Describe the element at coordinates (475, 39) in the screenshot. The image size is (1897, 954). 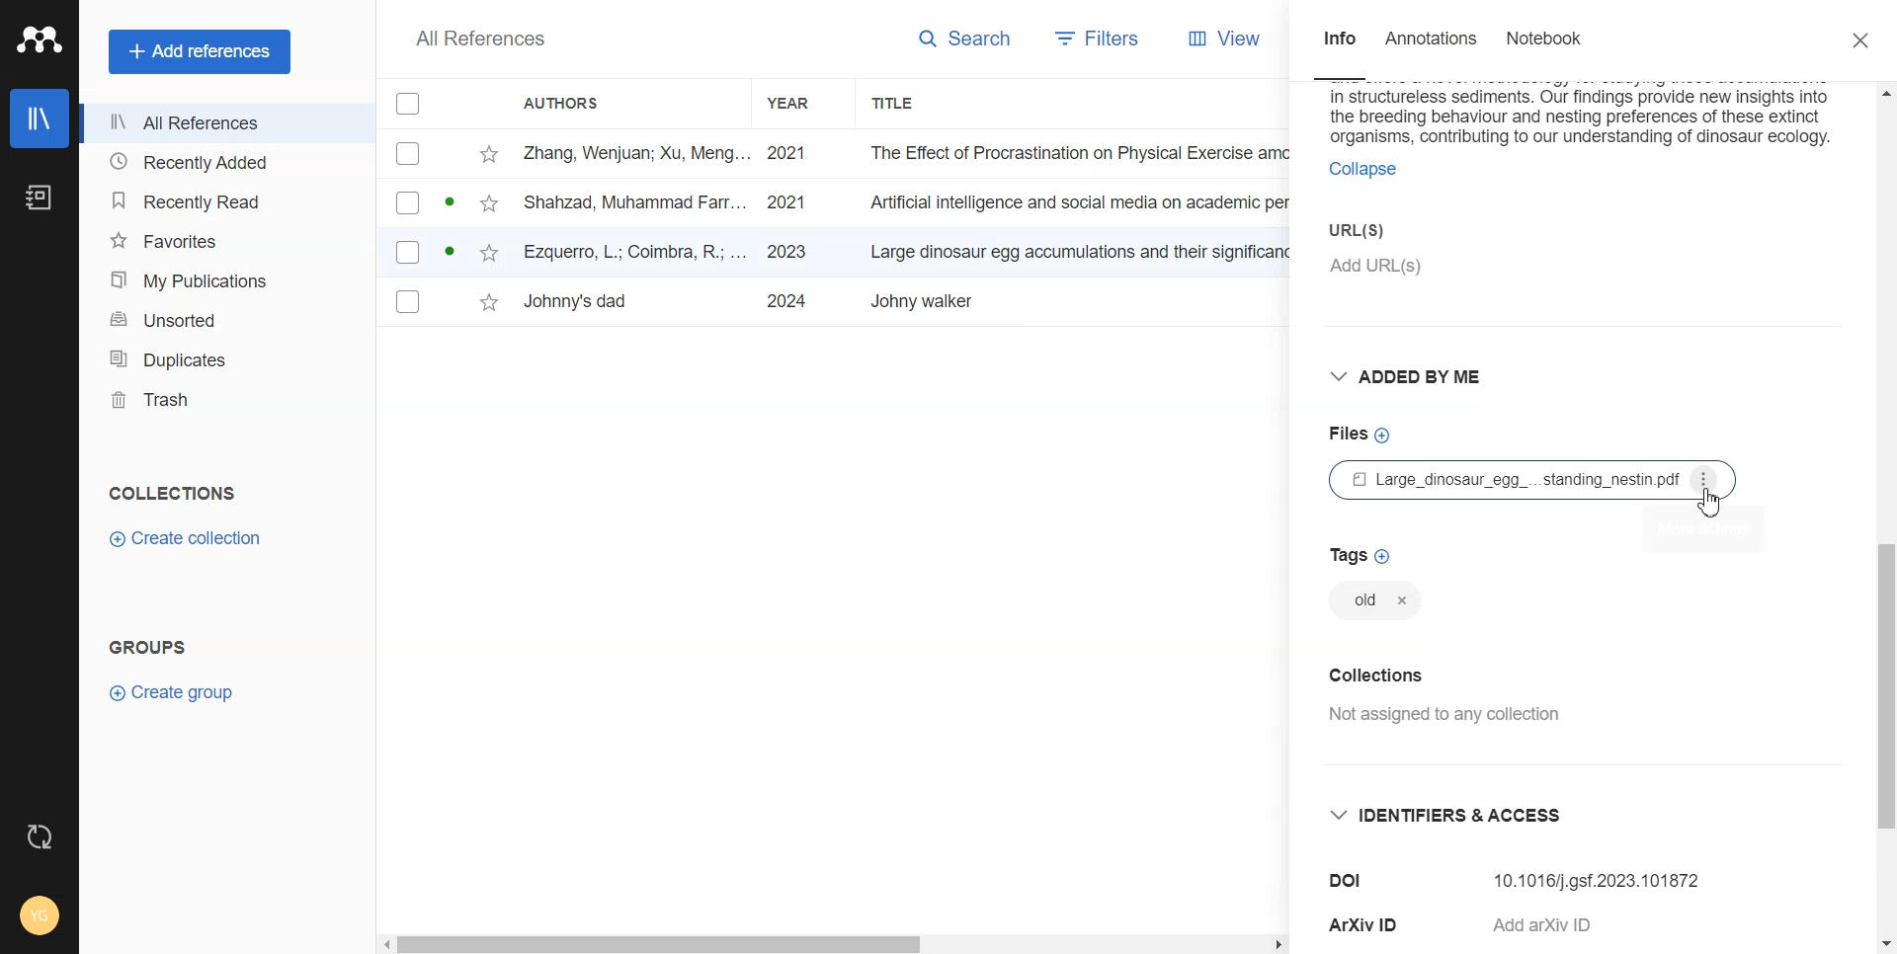
I see `All Reference` at that location.